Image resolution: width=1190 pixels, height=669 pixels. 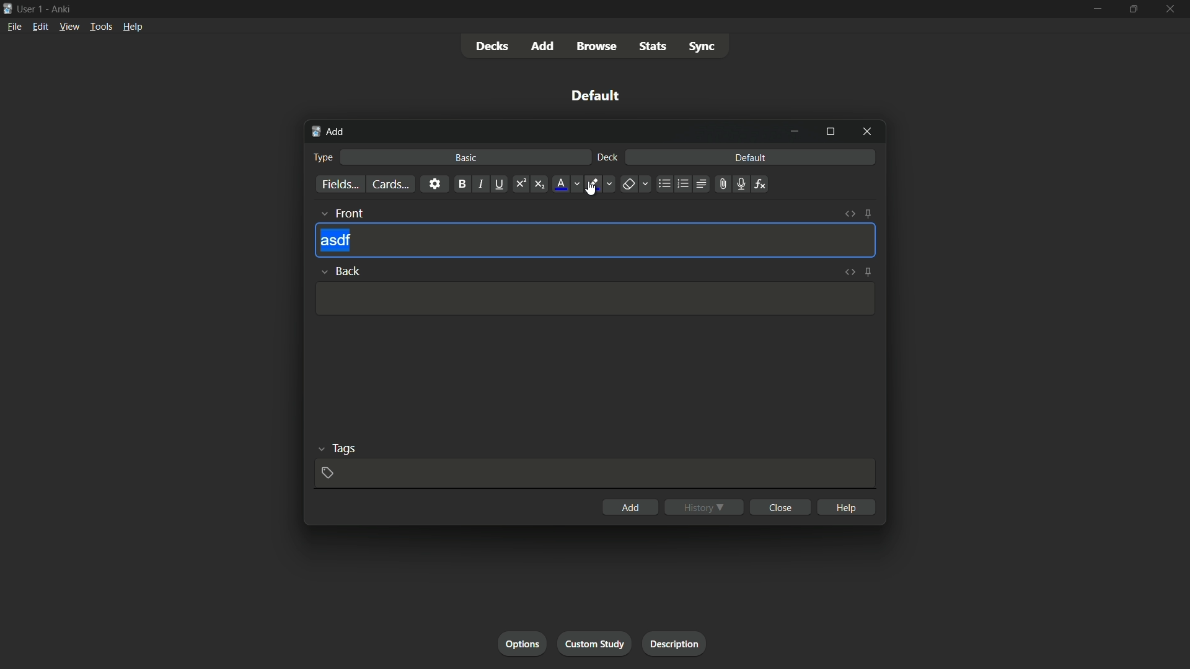 What do you see at coordinates (340, 184) in the screenshot?
I see `fields` at bounding box center [340, 184].